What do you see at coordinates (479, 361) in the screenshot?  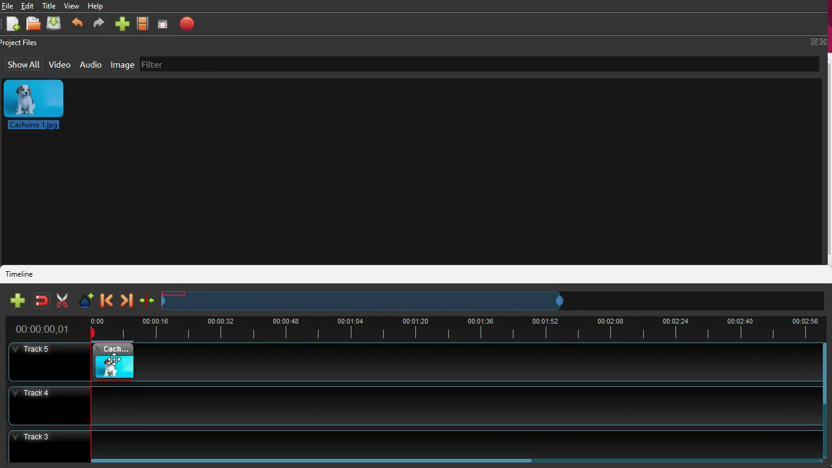 I see `track5` at bounding box center [479, 361].